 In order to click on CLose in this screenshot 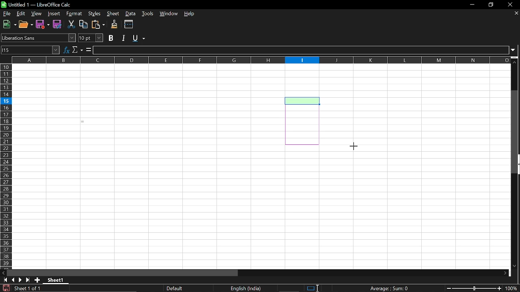, I will do `click(510, 4)`.